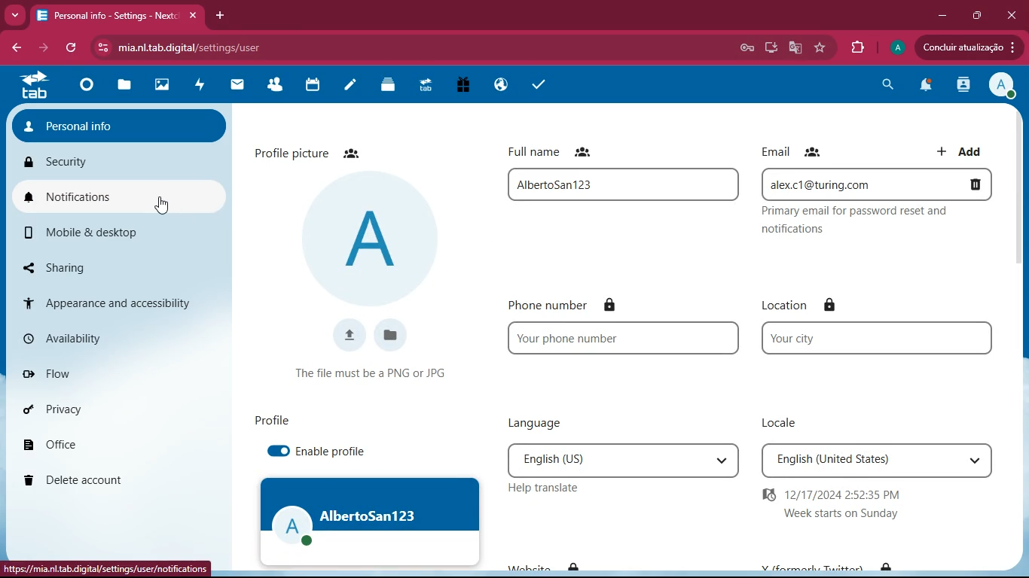 The height and width of the screenshot is (578, 1029). What do you see at coordinates (389, 334) in the screenshot?
I see `files` at bounding box center [389, 334].